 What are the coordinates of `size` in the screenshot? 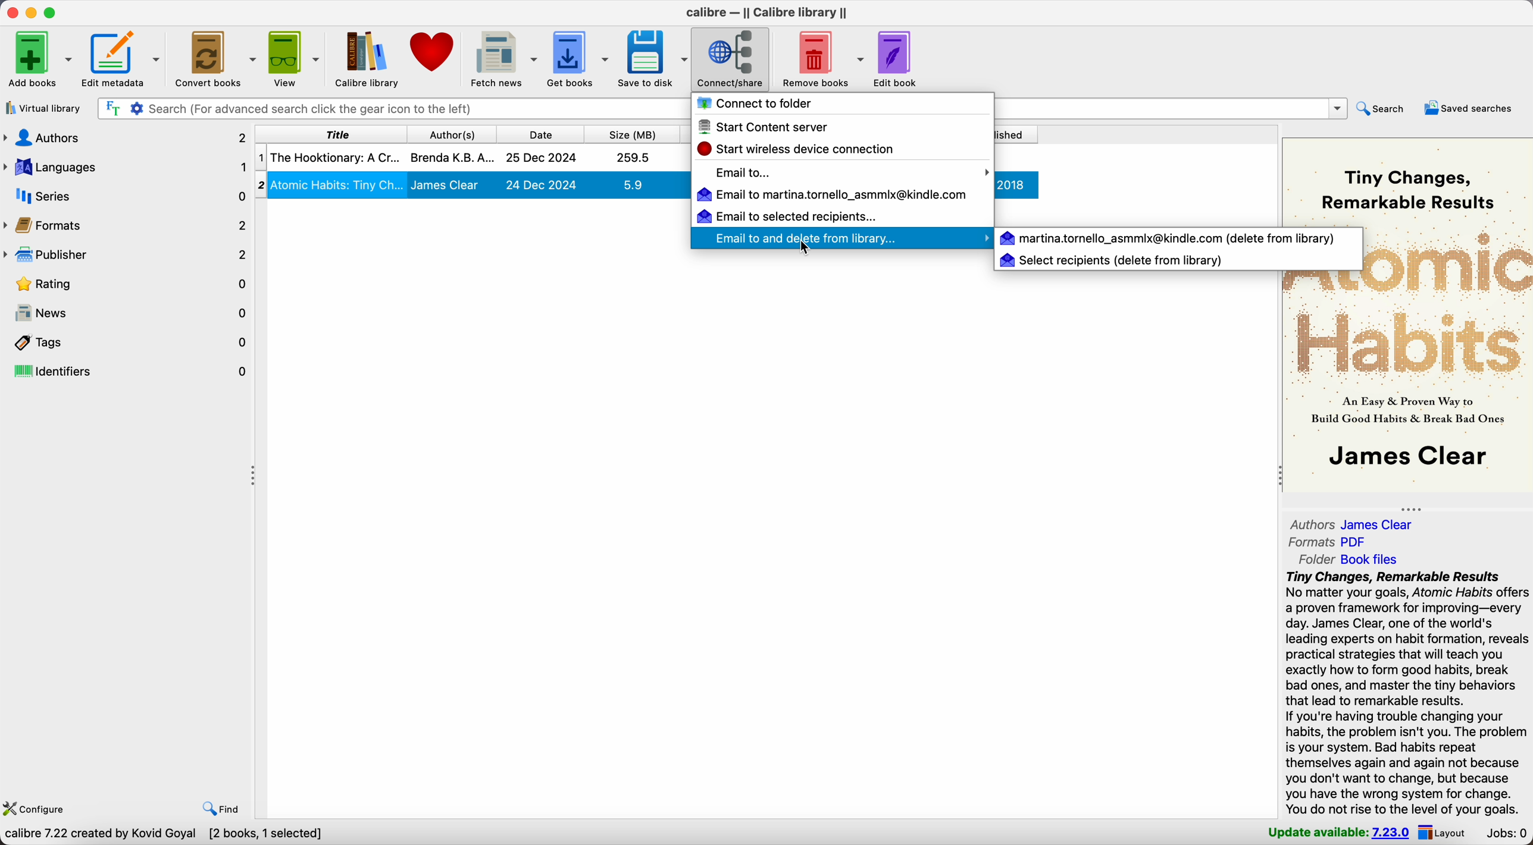 It's located at (631, 133).